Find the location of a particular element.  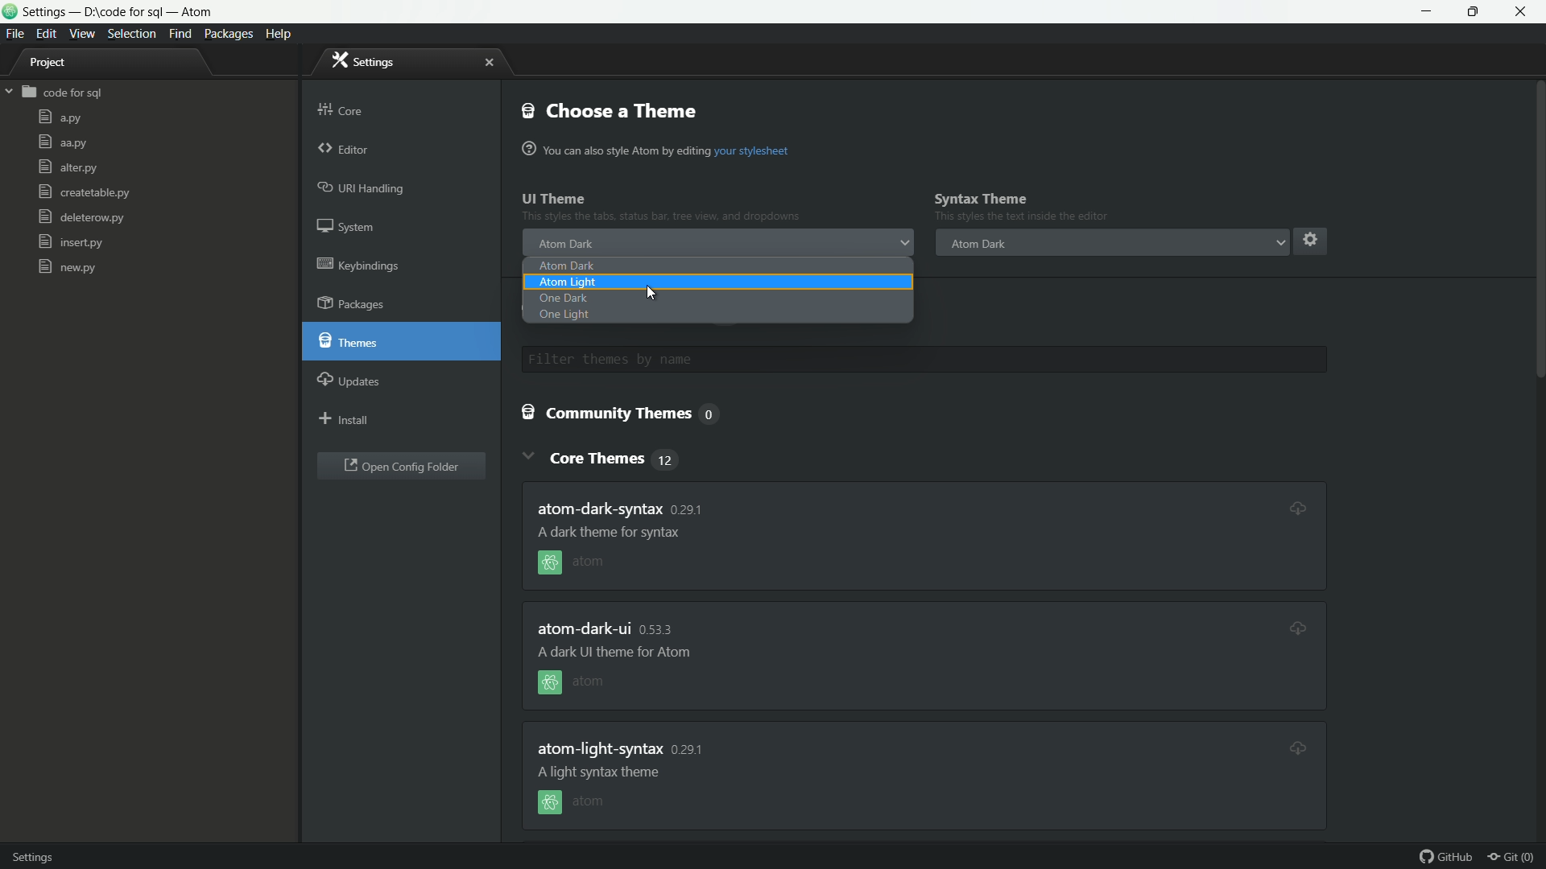

full screen is located at coordinates (1478, 11).